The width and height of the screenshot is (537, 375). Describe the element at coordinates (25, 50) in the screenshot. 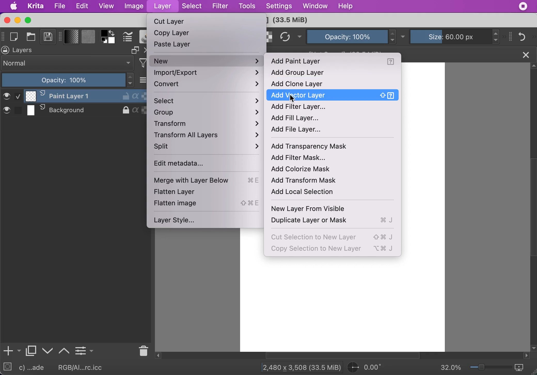

I see `layers` at that location.